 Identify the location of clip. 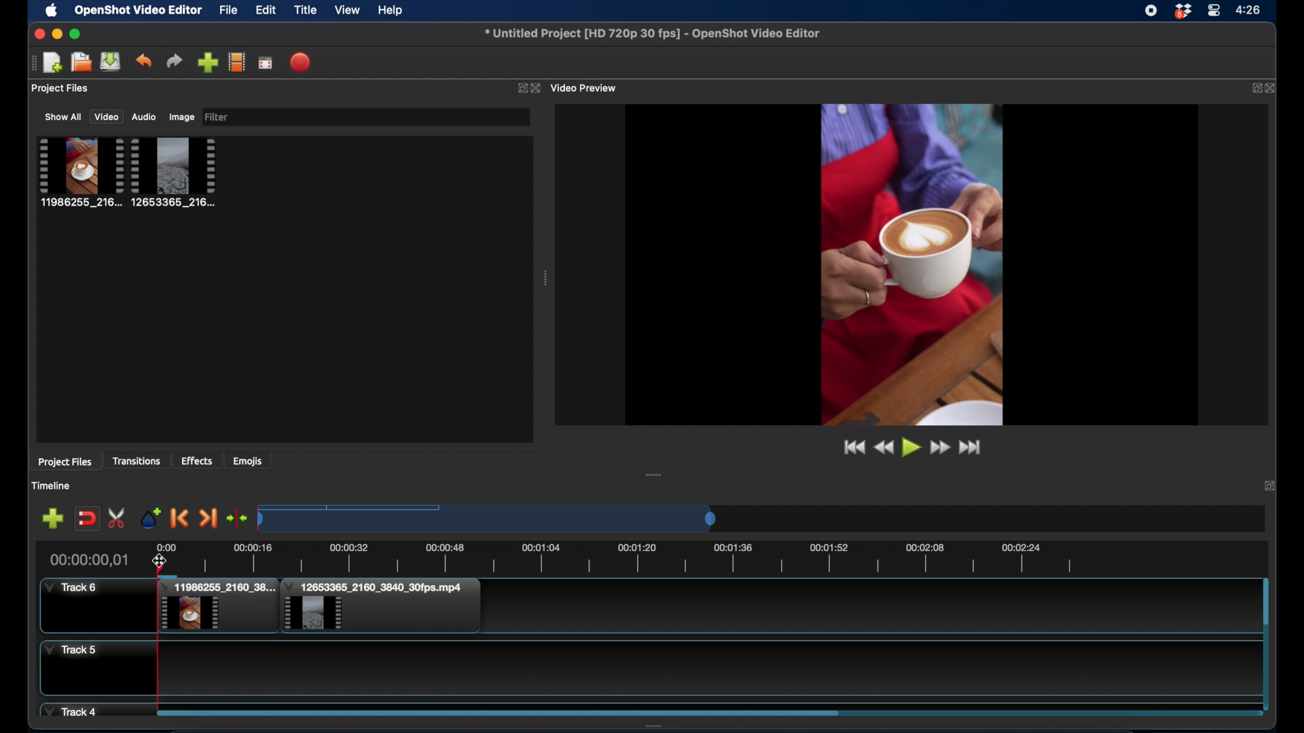
(381, 606).